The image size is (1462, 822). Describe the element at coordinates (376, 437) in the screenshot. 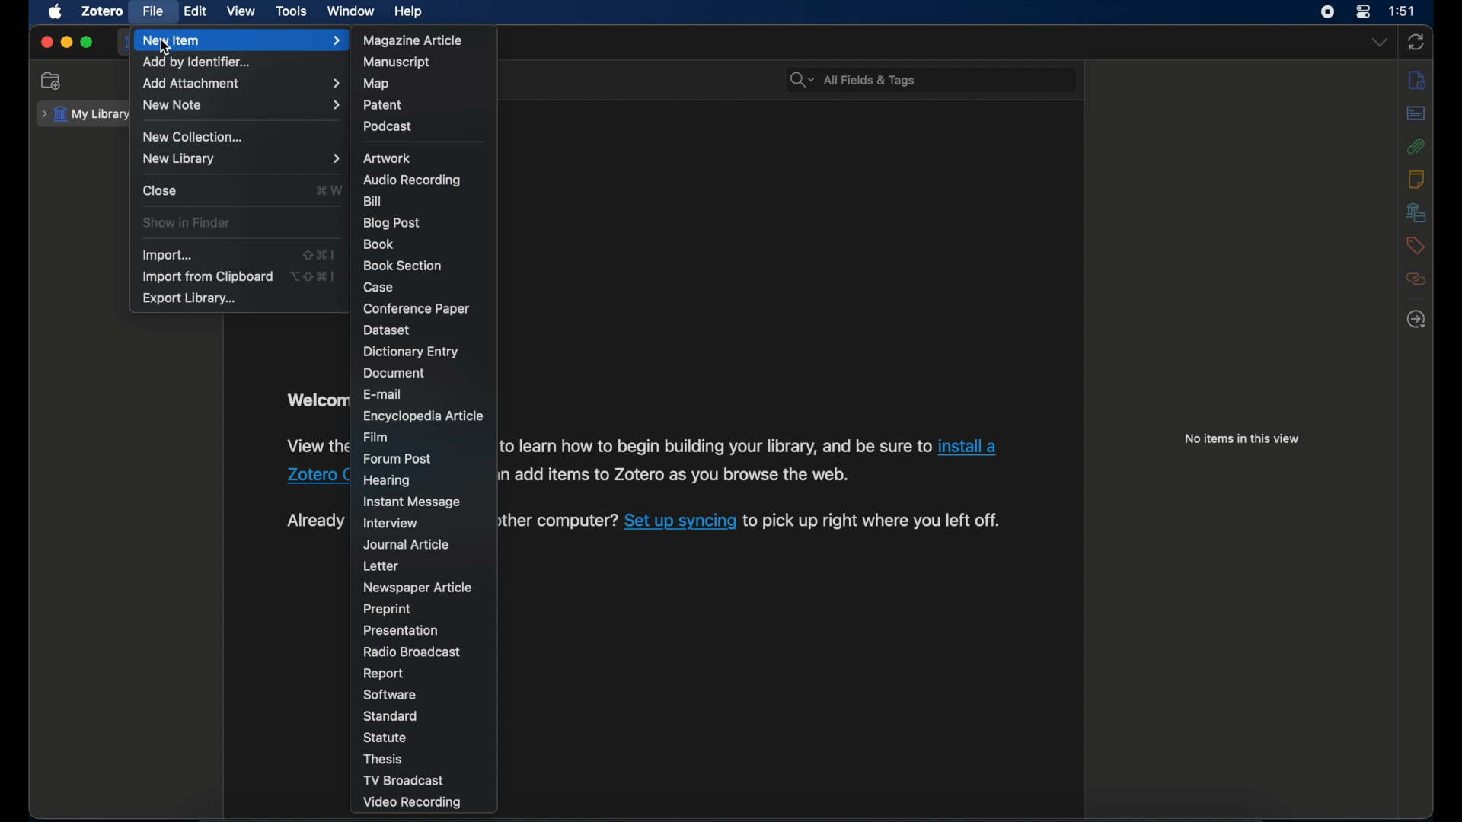

I see `film` at that location.